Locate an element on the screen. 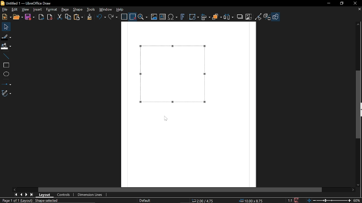  Fill color is located at coordinates (6, 47).